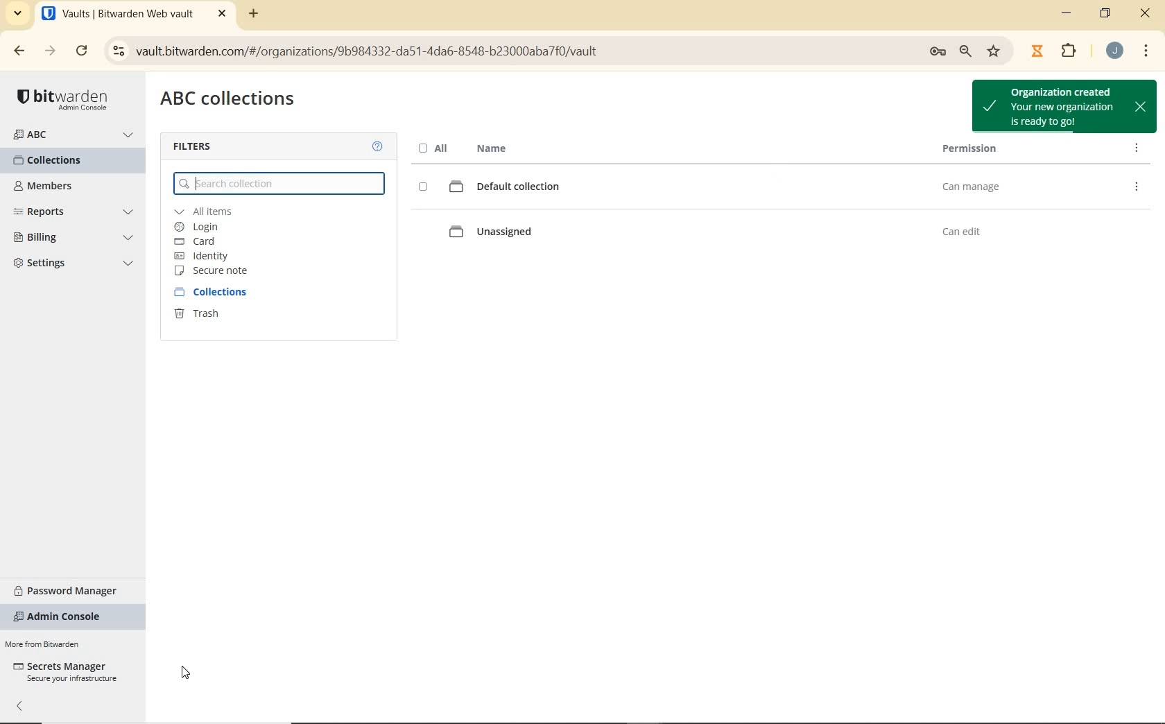  I want to click on reports, so click(74, 212).